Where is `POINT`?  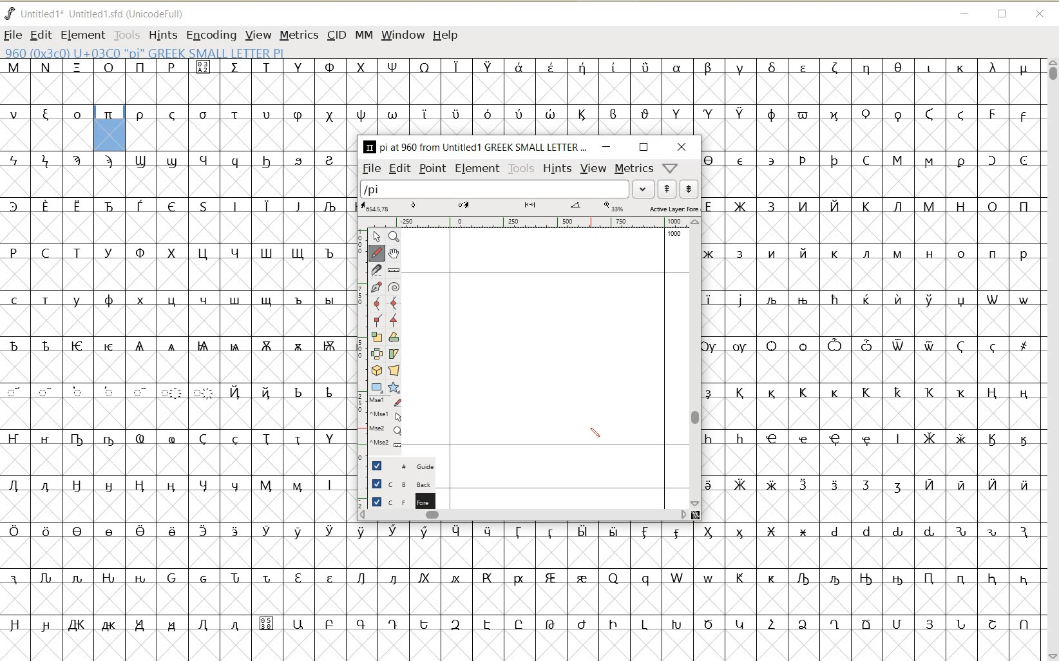 POINT is located at coordinates (432, 169).